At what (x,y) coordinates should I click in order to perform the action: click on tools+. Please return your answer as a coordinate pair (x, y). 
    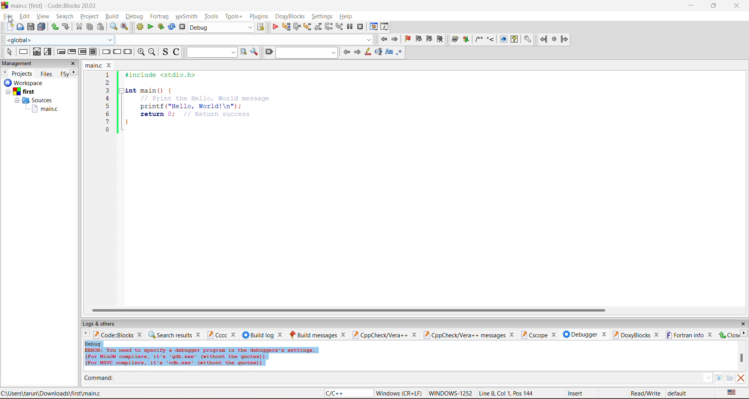
    Looking at the image, I should click on (234, 16).